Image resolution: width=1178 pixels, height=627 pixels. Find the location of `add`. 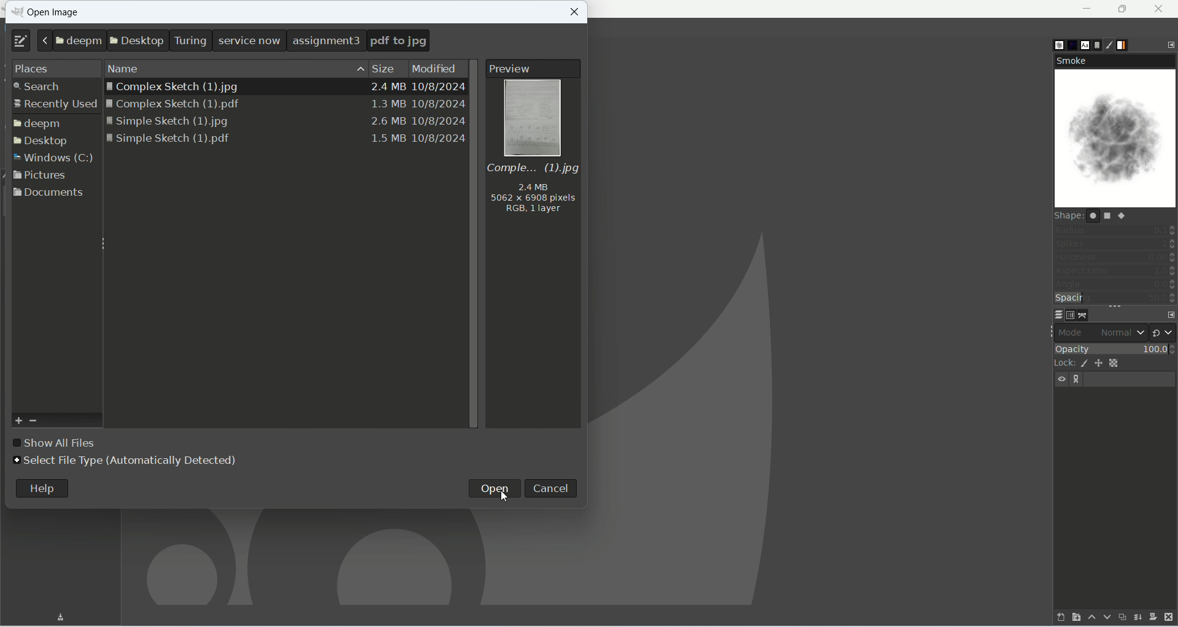

add is located at coordinates (17, 419).